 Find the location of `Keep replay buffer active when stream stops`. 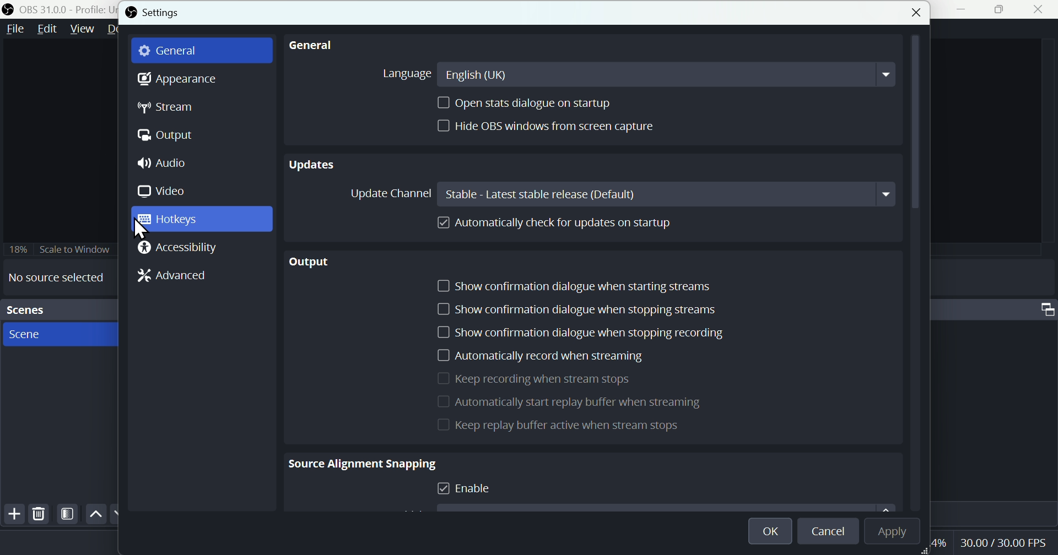

Keep replay buffer active when stream stops is located at coordinates (558, 429).